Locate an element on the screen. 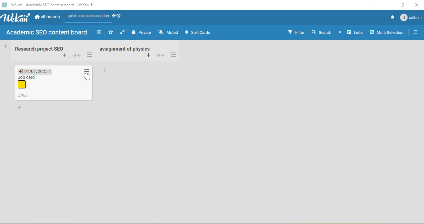  add is located at coordinates (20, 108).